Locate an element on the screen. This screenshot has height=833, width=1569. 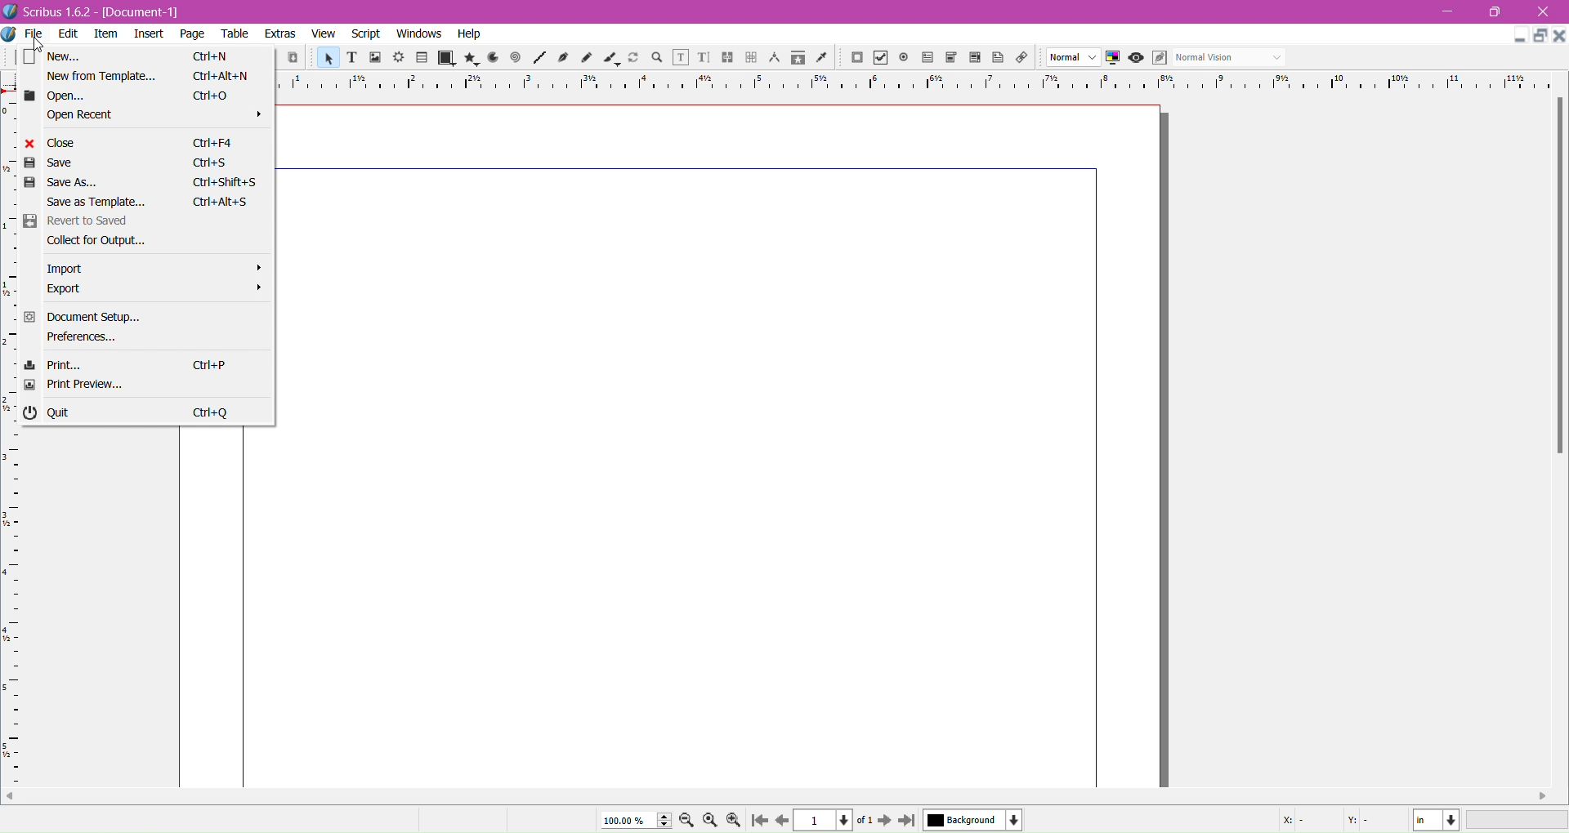
document name is located at coordinates (101, 11).